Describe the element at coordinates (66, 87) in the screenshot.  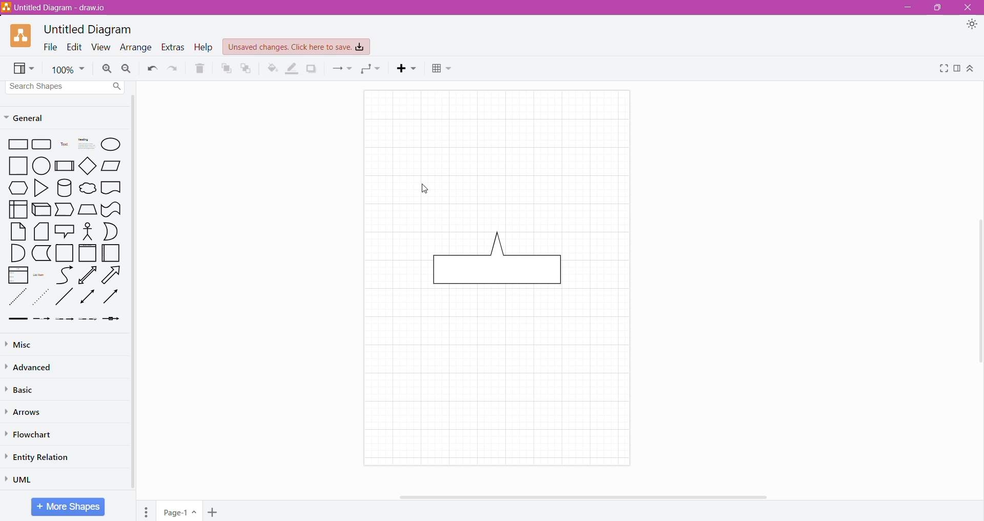
I see `Search Shapes` at that location.